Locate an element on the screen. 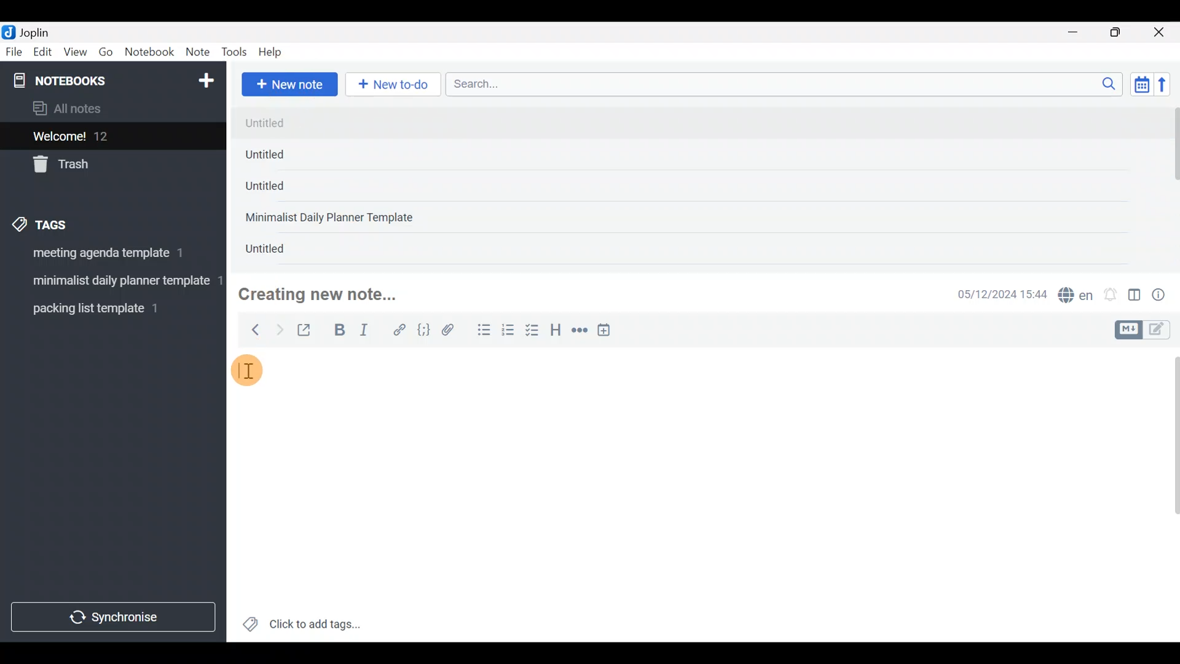 The image size is (1180, 664). Minimalist Daily Planner Template is located at coordinates (333, 219).